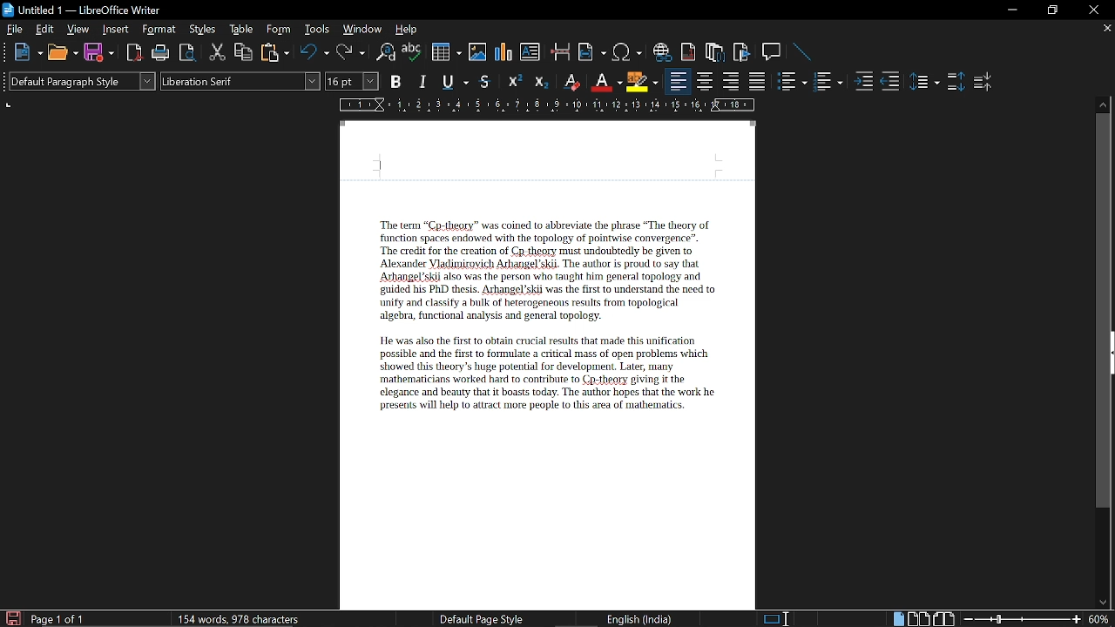  I want to click on Copy, so click(242, 52).